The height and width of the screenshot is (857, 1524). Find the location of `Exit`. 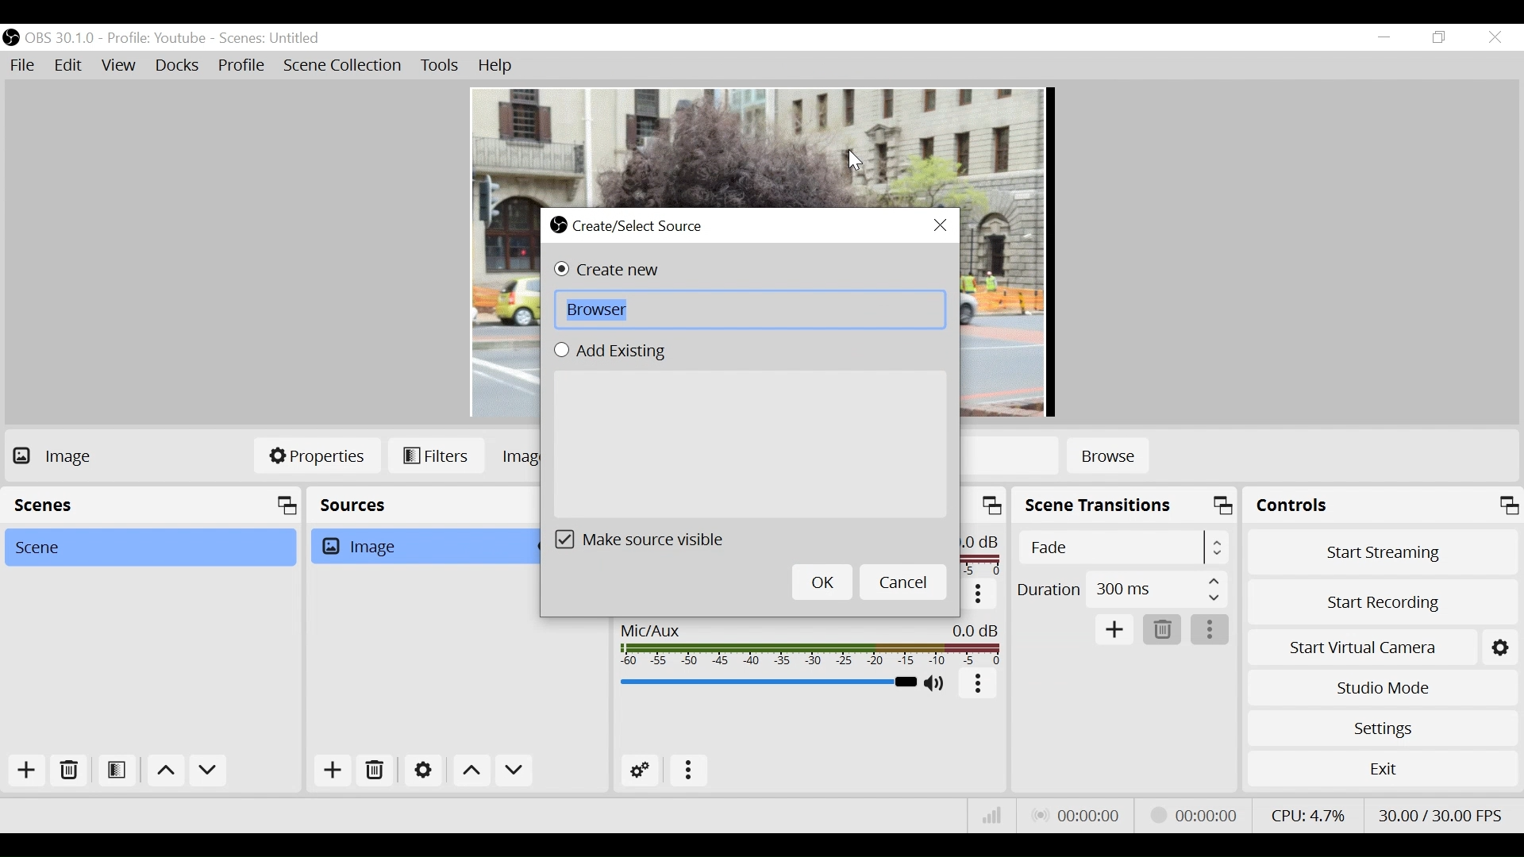

Exit is located at coordinates (1382, 767).